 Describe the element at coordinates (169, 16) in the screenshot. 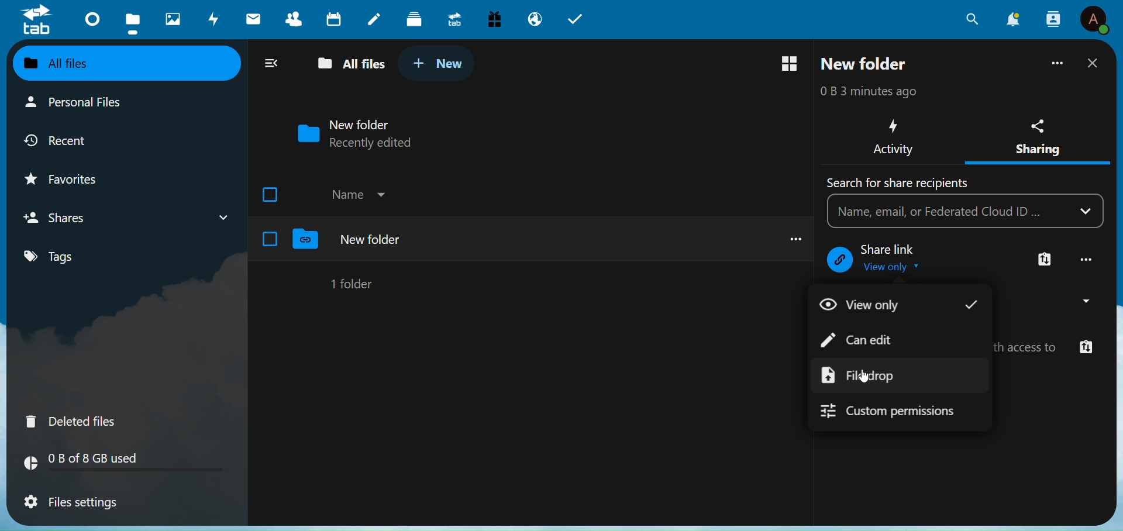

I see `Photos` at that location.